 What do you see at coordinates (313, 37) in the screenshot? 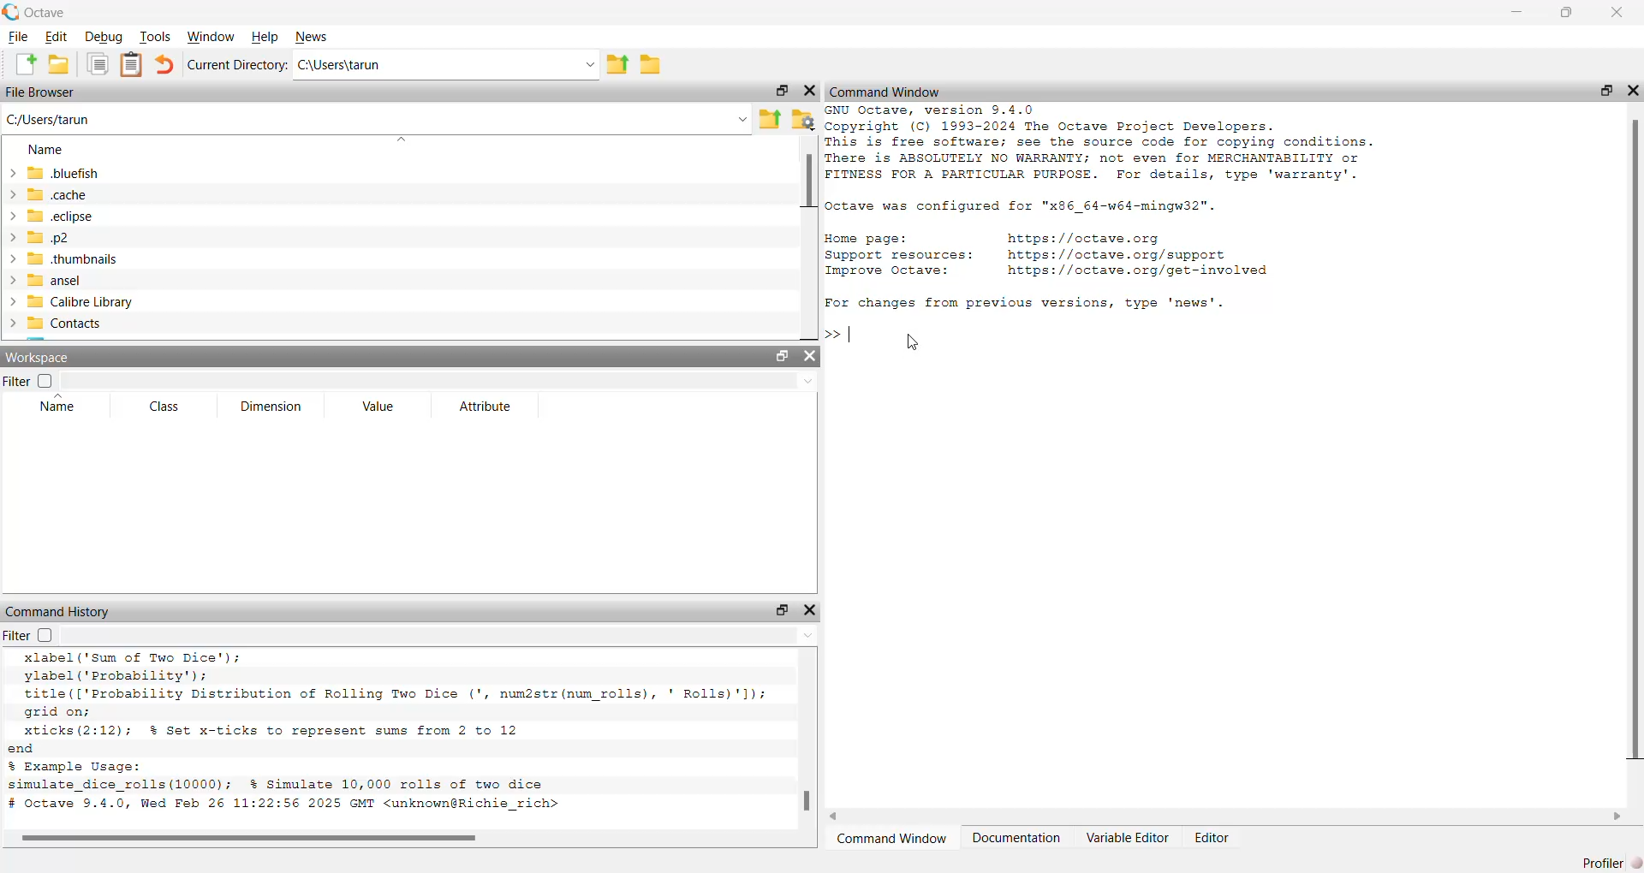
I see `News` at bounding box center [313, 37].